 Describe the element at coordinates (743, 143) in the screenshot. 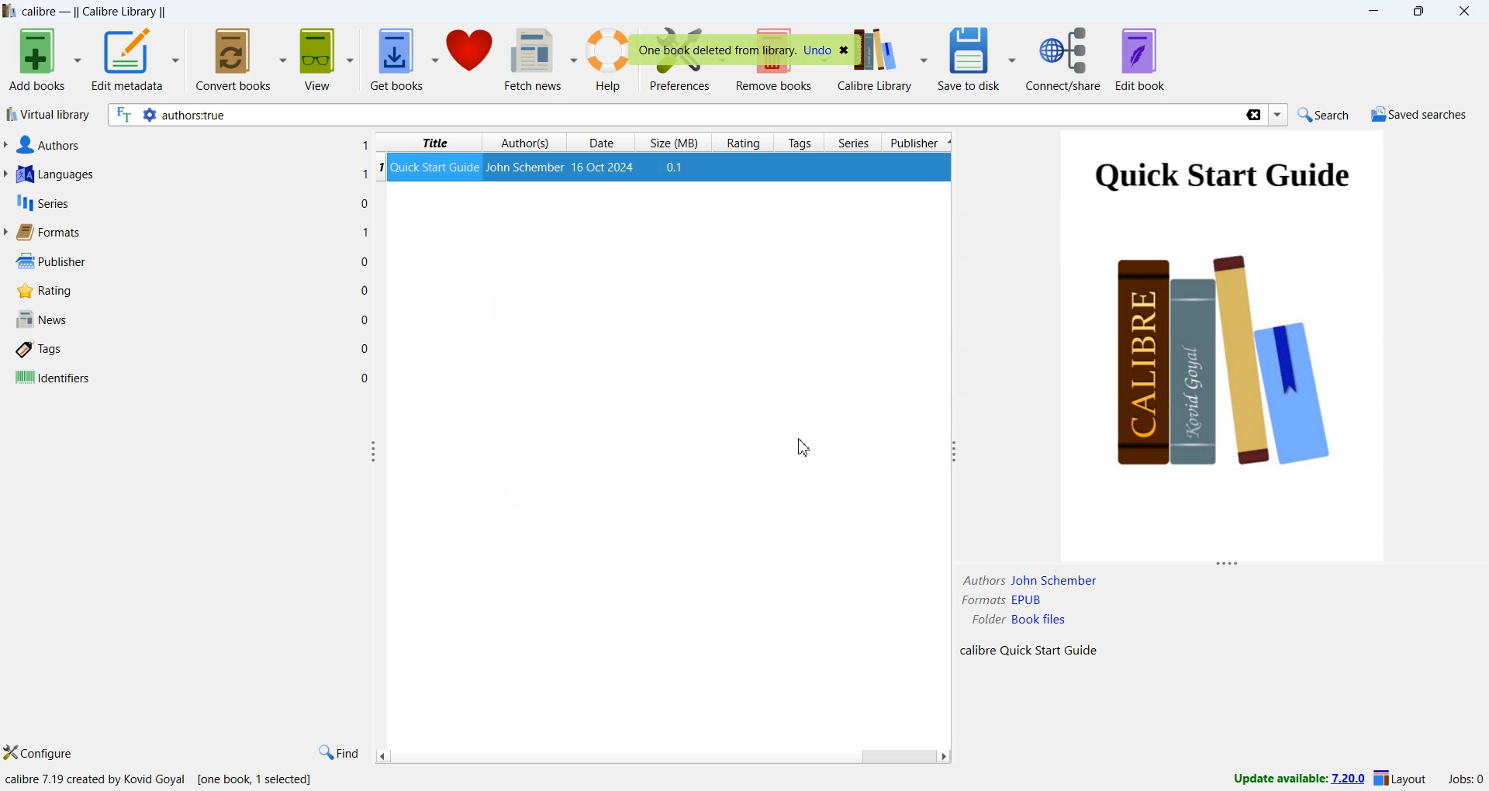

I see `rating` at that location.